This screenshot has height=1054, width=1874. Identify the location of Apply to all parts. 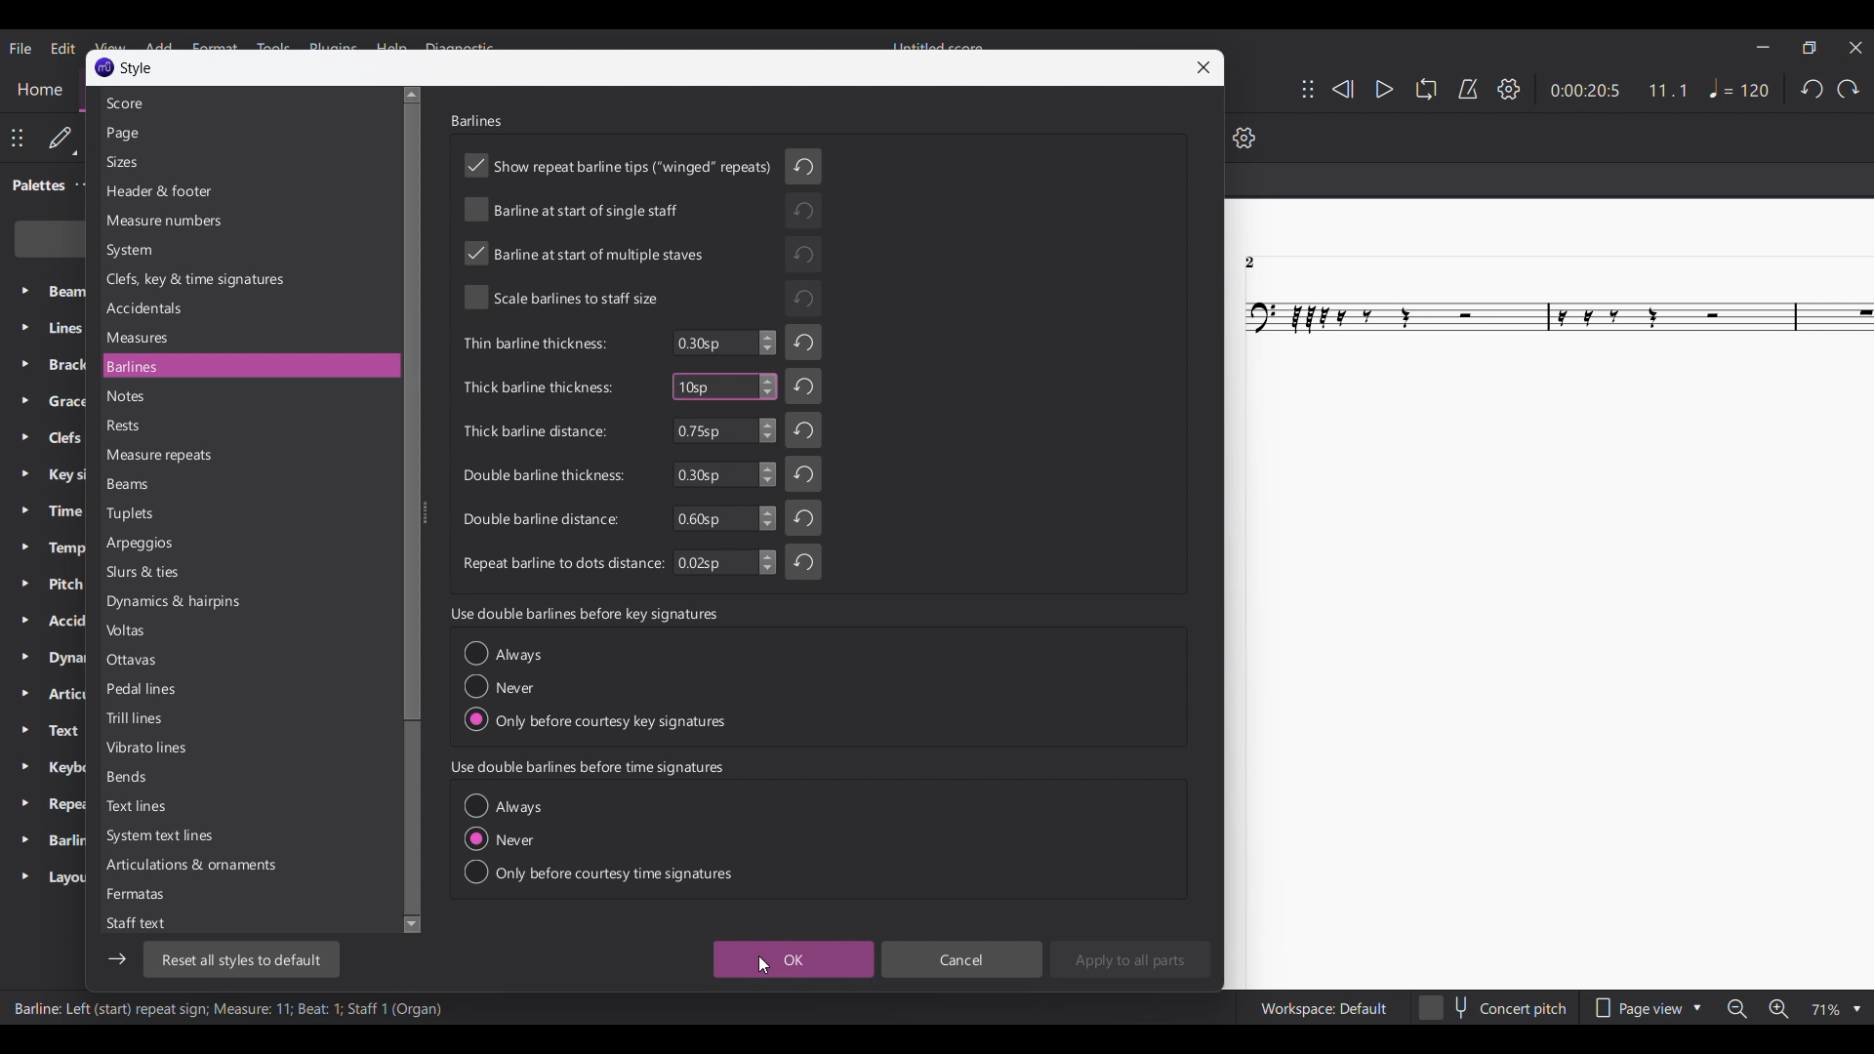
(1130, 958).